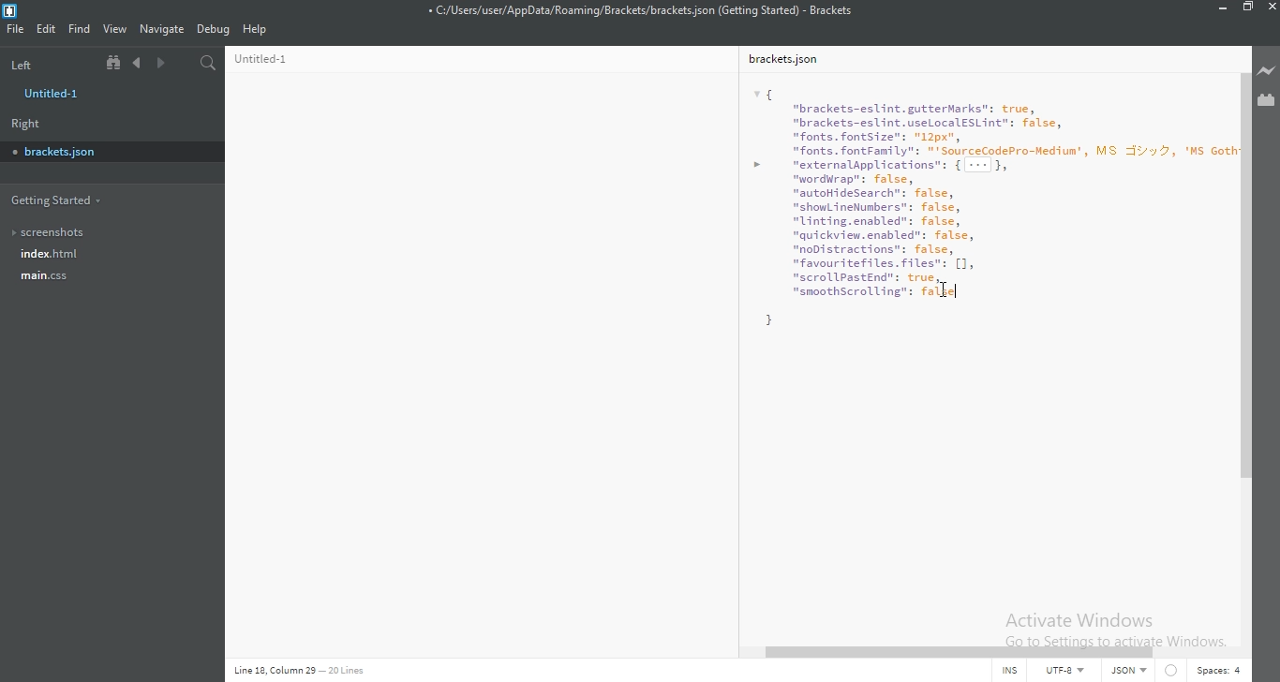 This screenshot has height=682, width=1280. What do you see at coordinates (990, 344) in the screenshot?
I see `Untitled-1` at bounding box center [990, 344].